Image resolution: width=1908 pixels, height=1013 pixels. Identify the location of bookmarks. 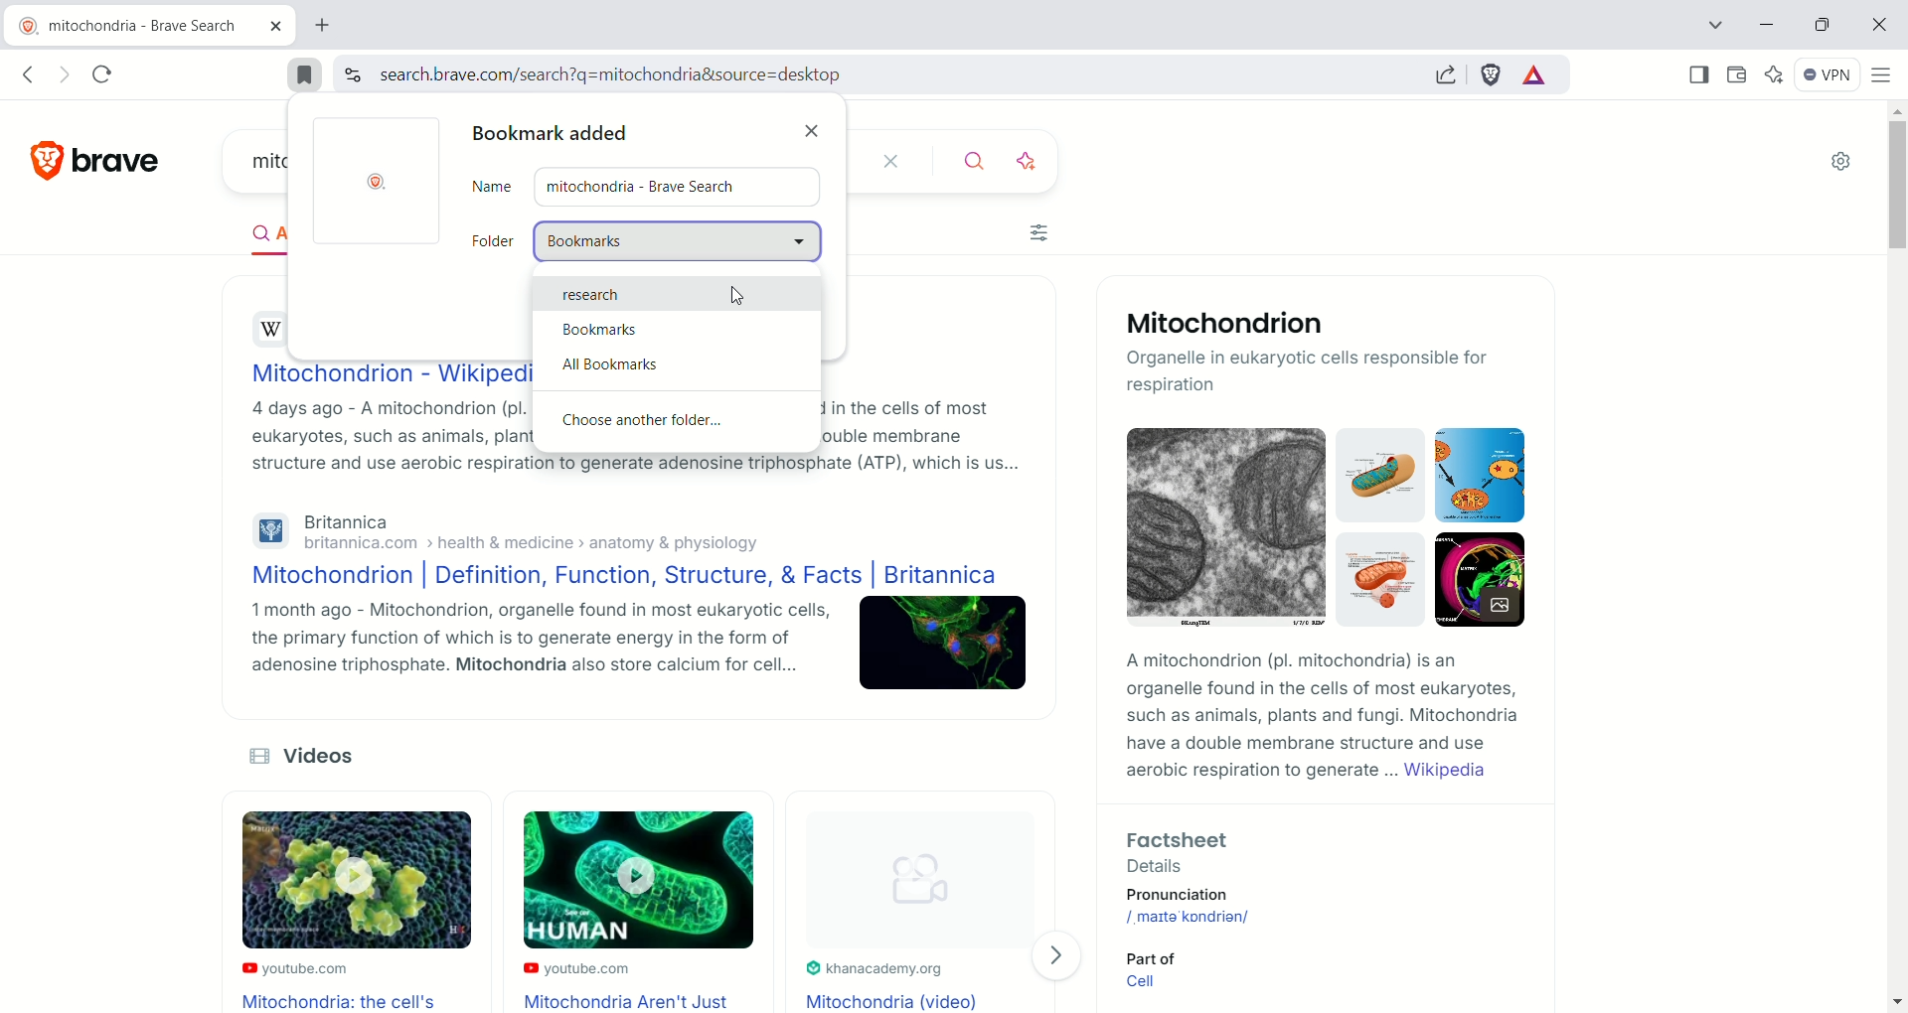
(677, 328).